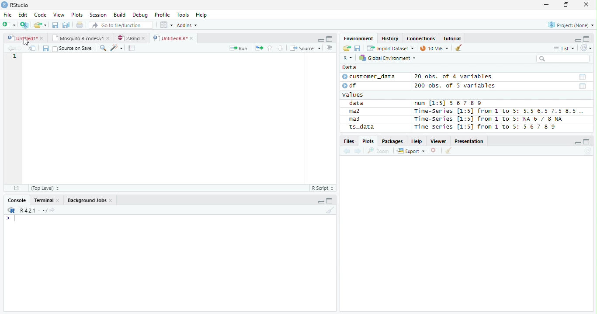 This screenshot has width=597, height=314. Describe the element at coordinates (358, 104) in the screenshot. I see `data` at that location.